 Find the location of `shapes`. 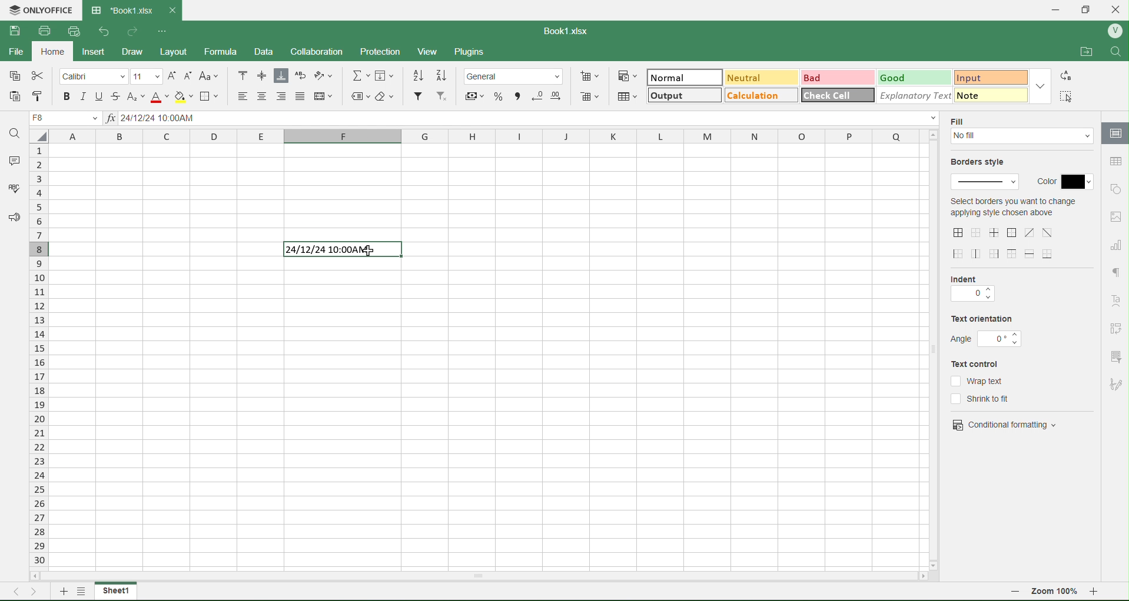

shapes is located at coordinates (1115, 188).